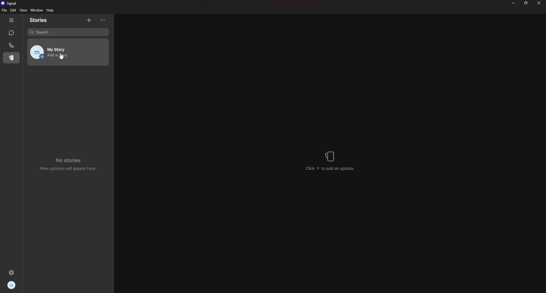 The width and height of the screenshot is (546, 293). Describe the element at coordinates (12, 271) in the screenshot. I see `settings` at that location.